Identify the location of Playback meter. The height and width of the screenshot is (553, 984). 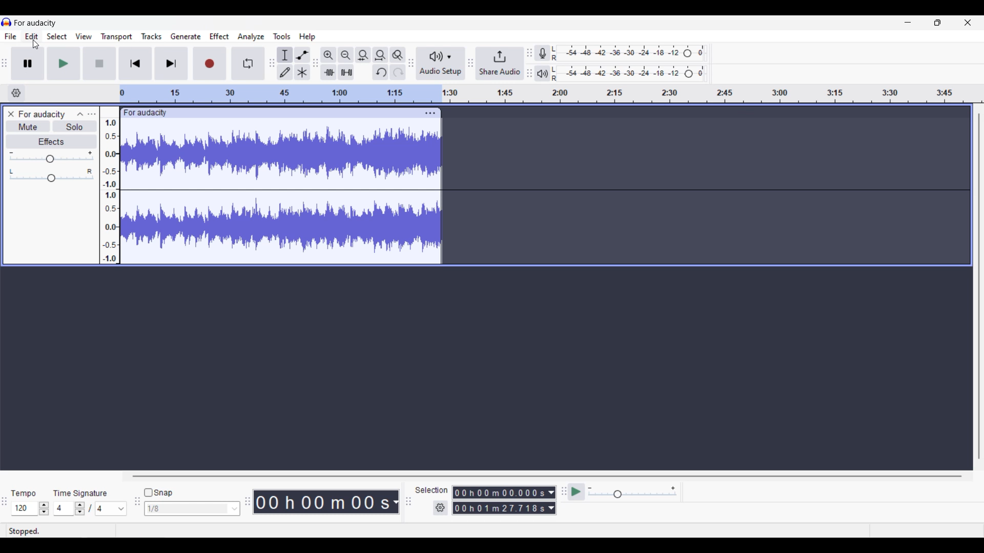
(543, 73).